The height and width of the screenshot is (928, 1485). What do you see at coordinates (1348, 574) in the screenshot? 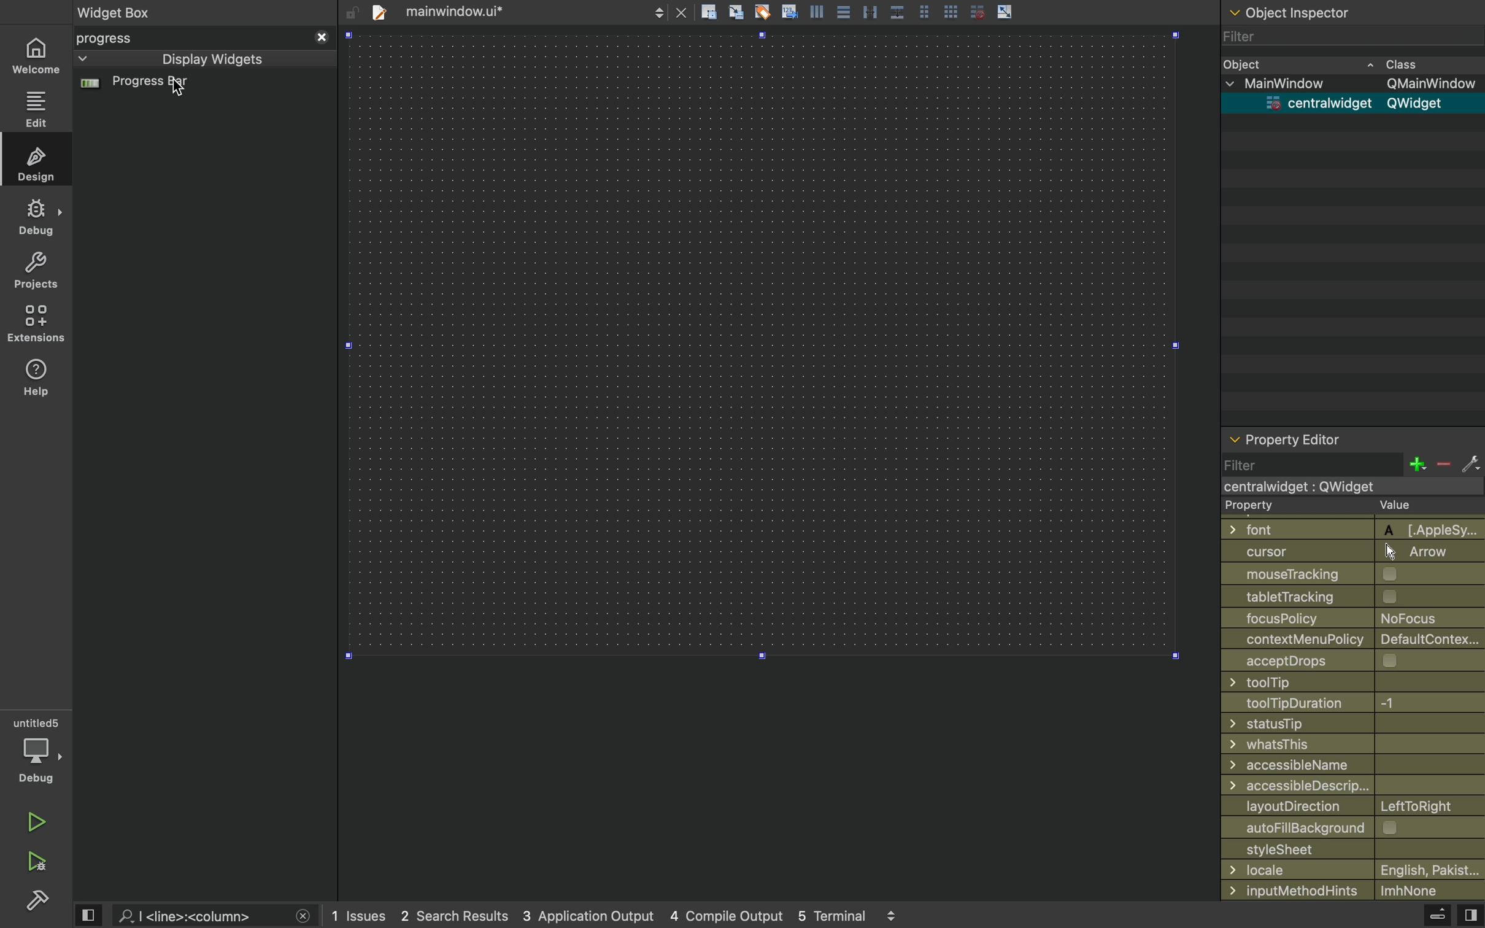
I see `mousetracking` at bounding box center [1348, 574].